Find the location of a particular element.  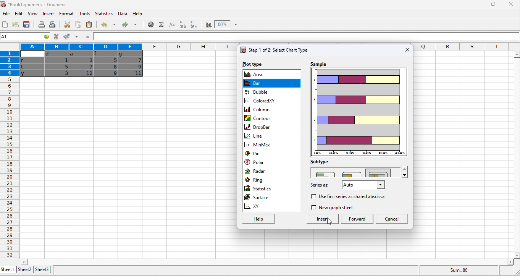

 is located at coordinates (261, 189).